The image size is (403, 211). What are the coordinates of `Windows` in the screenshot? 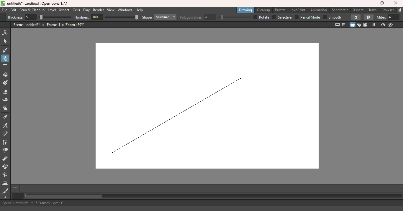 It's located at (125, 10).